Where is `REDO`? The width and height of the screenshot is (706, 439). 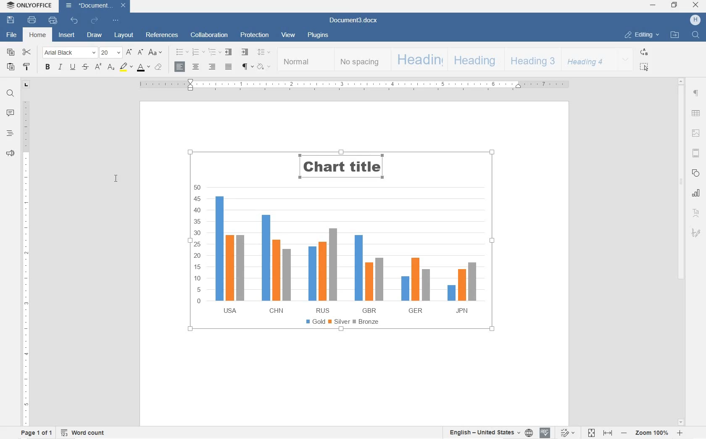 REDO is located at coordinates (95, 20).